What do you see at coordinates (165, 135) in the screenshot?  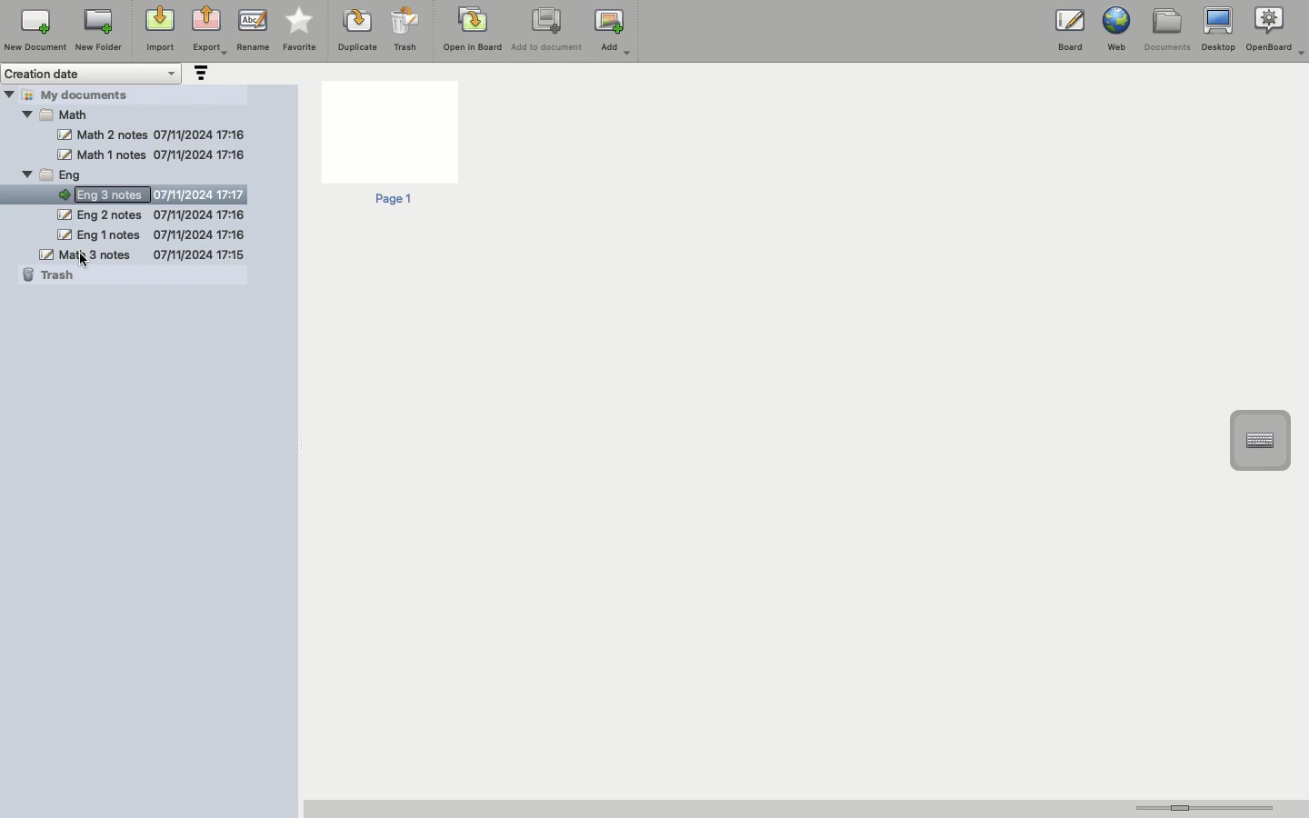 I see `Math 2 notes` at bounding box center [165, 135].